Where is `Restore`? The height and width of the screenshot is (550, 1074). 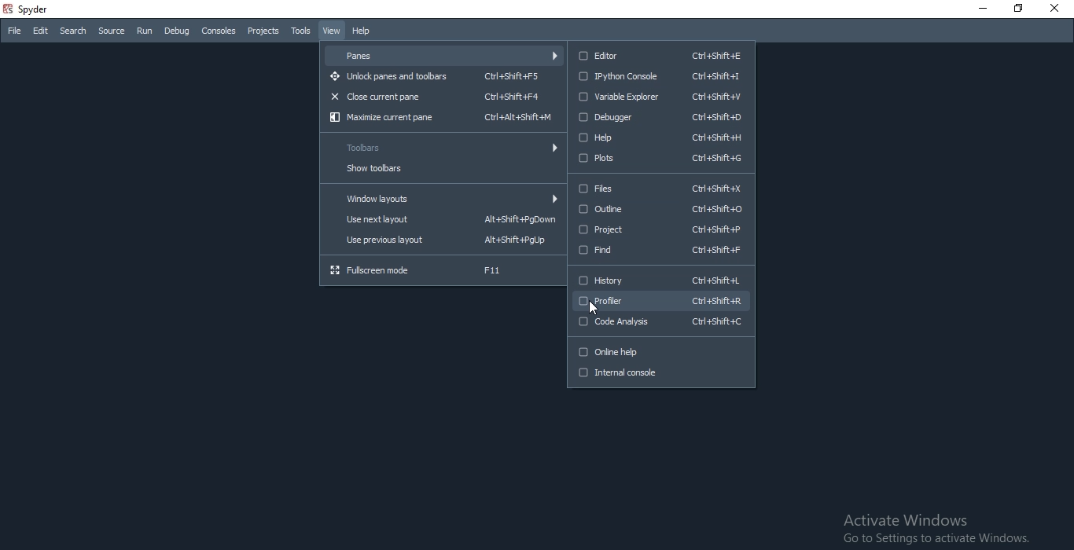 Restore is located at coordinates (1013, 8).